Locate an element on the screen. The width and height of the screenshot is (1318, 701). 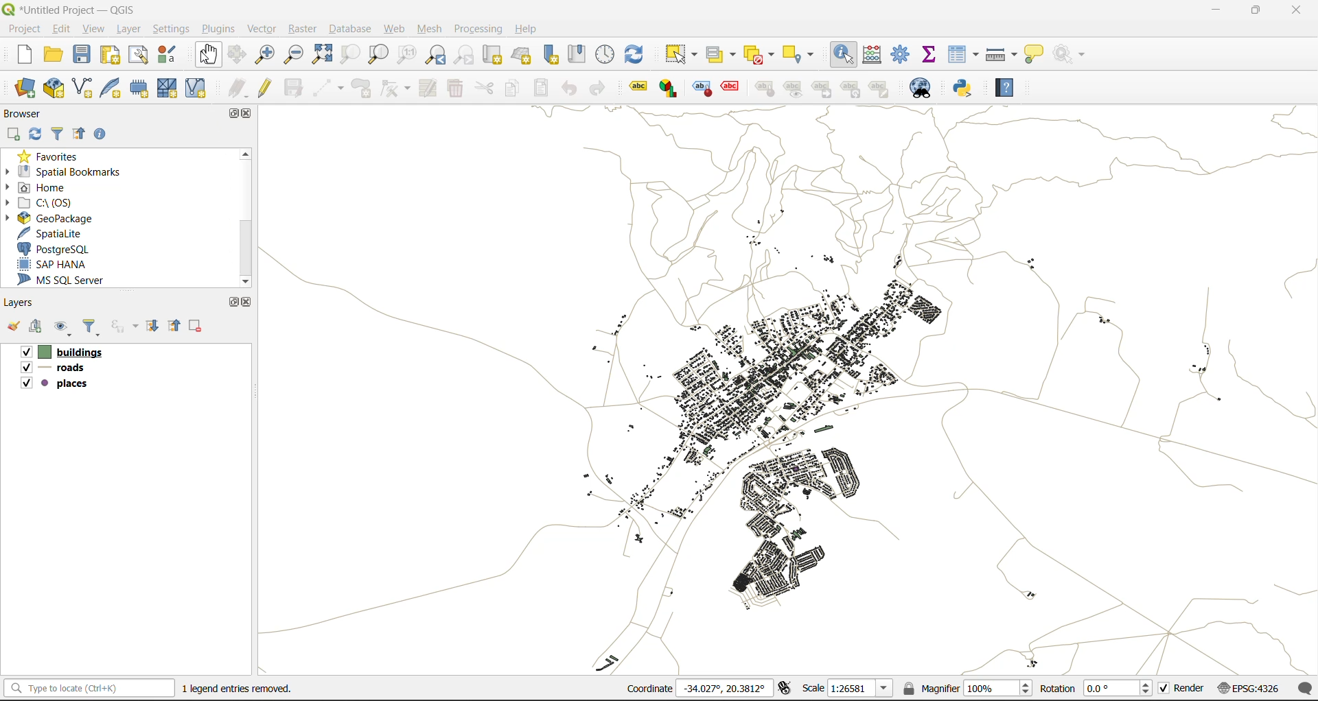
temporary scratch layer is located at coordinates (139, 88).